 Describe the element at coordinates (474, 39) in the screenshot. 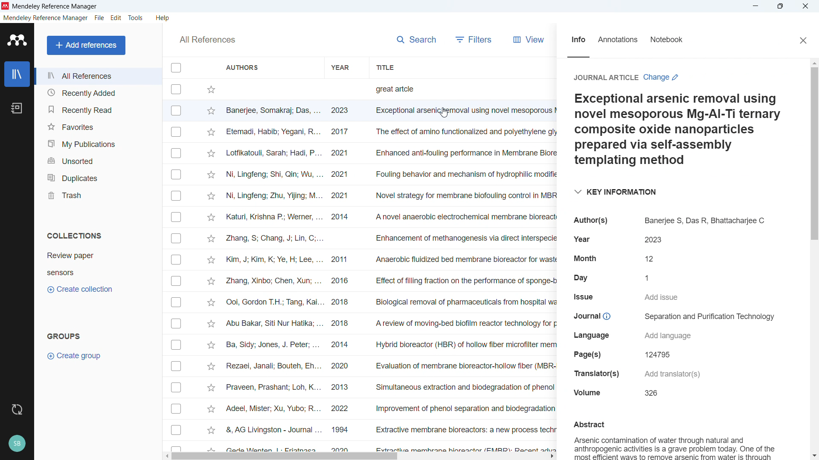

I see `filters` at that location.